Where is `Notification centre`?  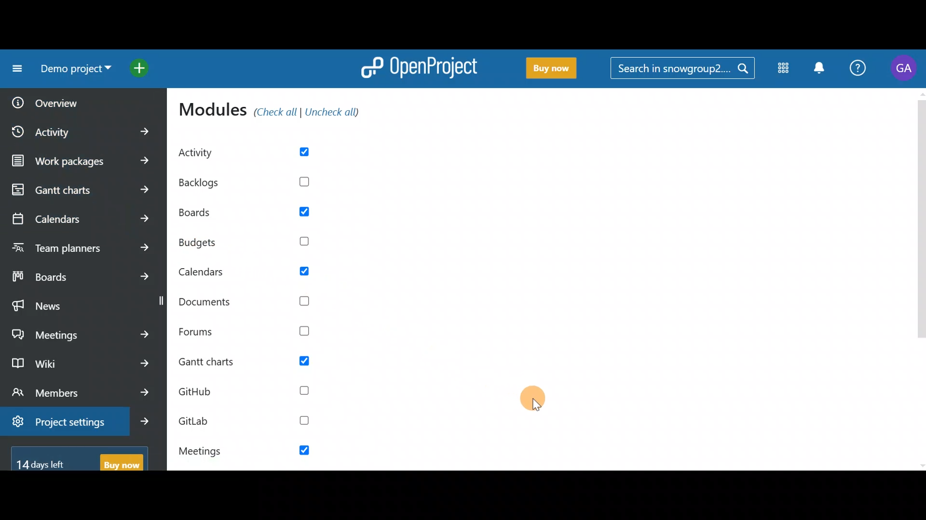 Notification centre is located at coordinates (821, 70).